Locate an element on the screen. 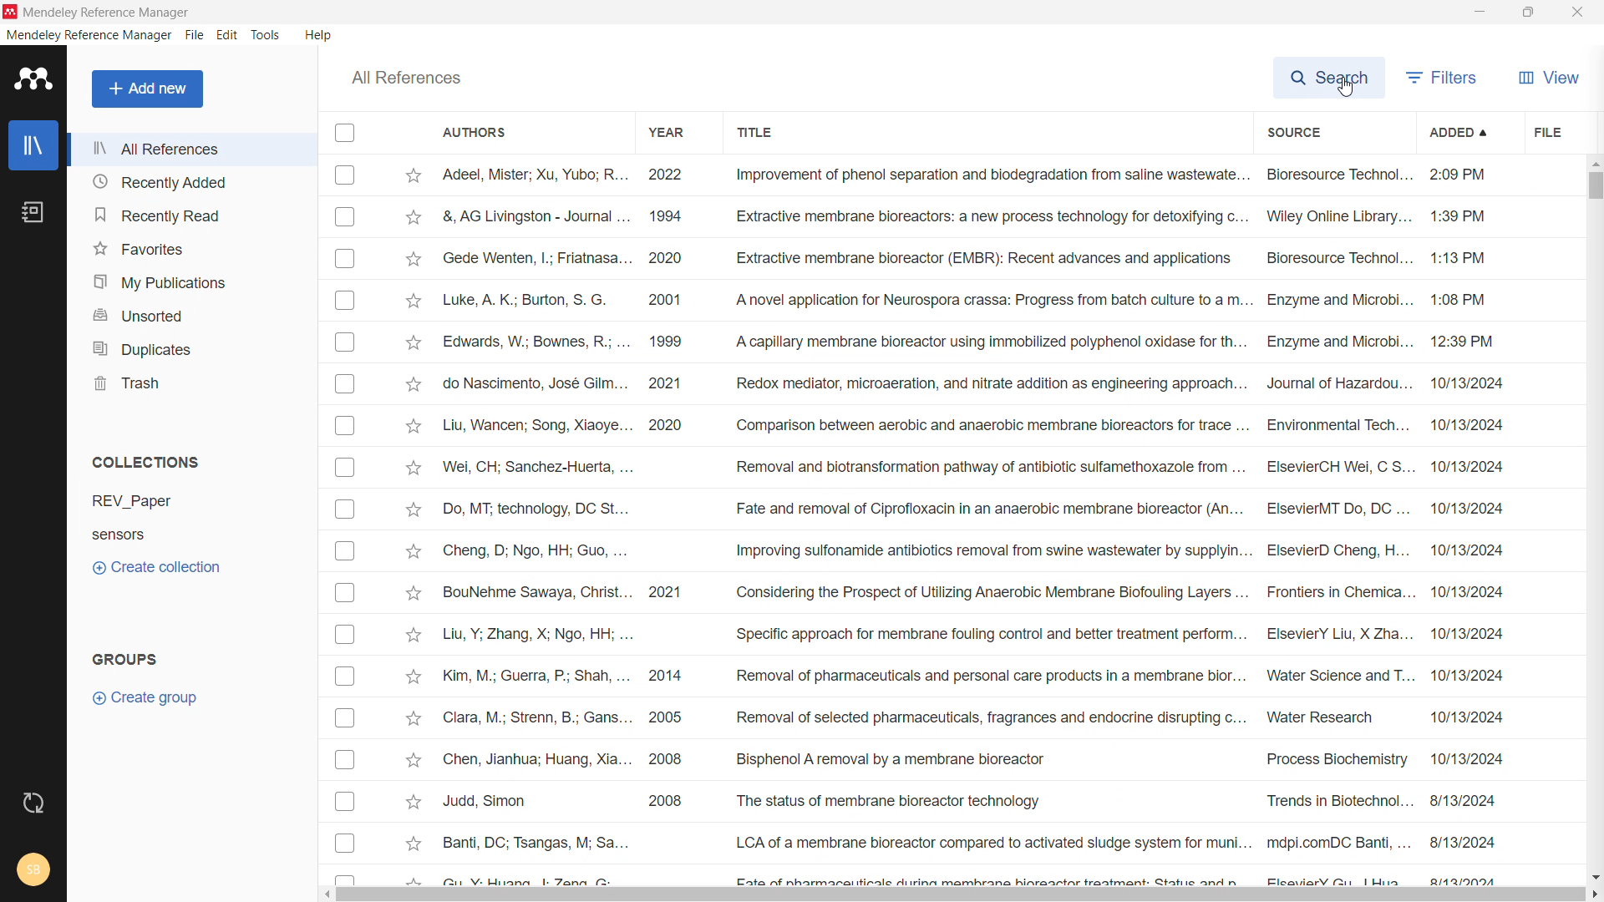 This screenshot has width=1604, height=902. favorites is located at coordinates (193, 247).